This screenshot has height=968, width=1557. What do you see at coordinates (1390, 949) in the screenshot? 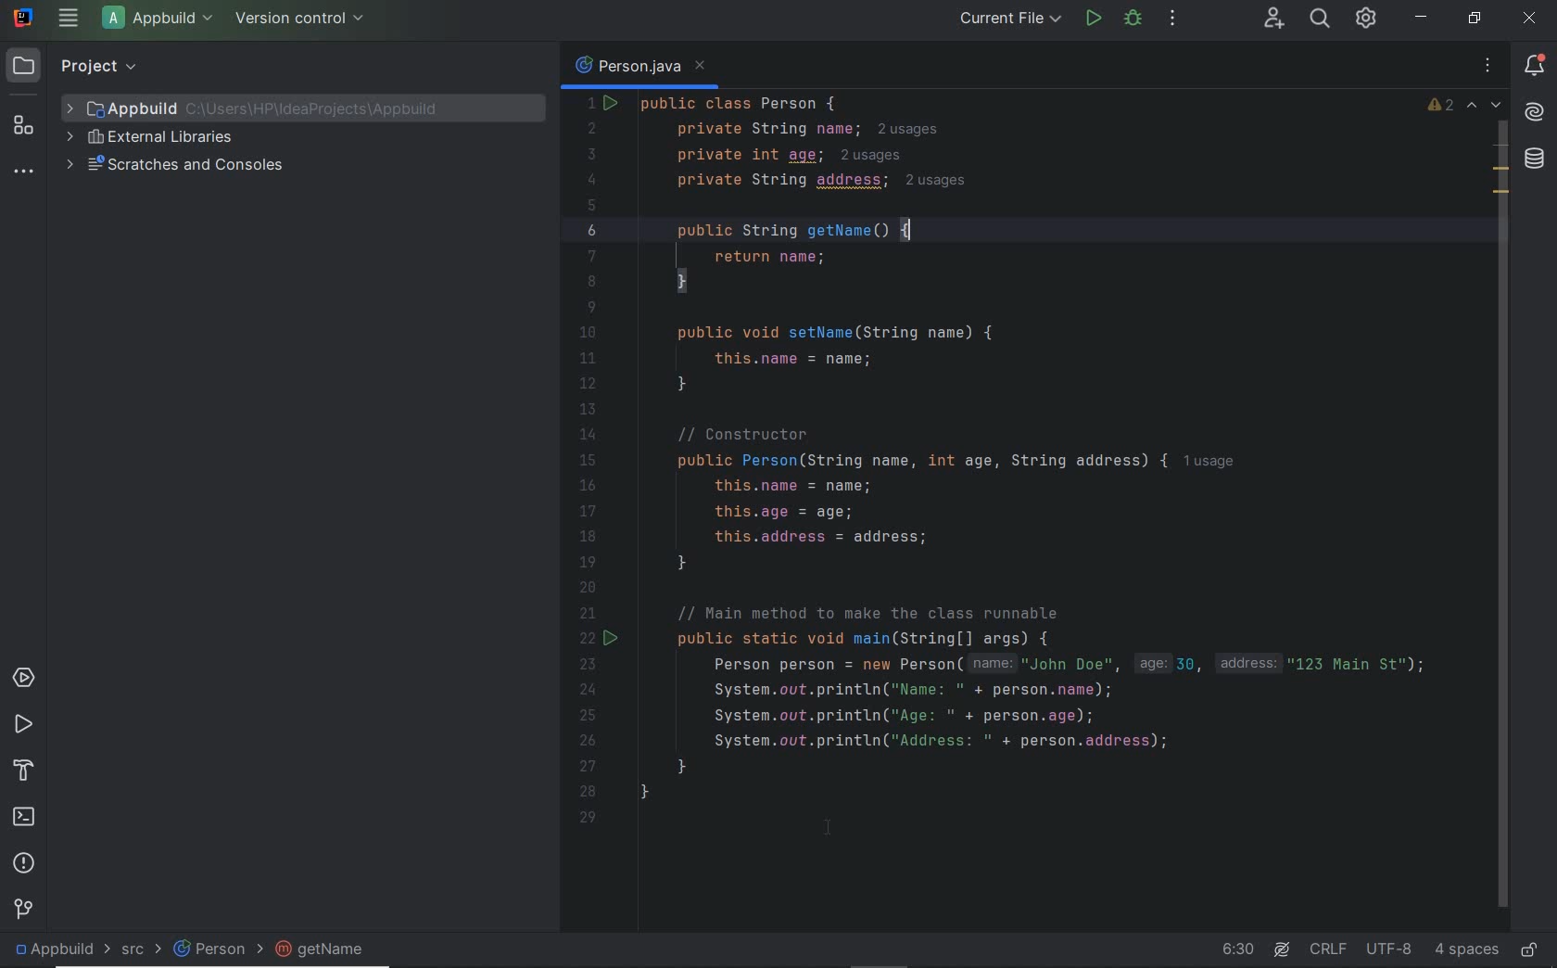
I see `file encoding` at bounding box center [1390, 949].